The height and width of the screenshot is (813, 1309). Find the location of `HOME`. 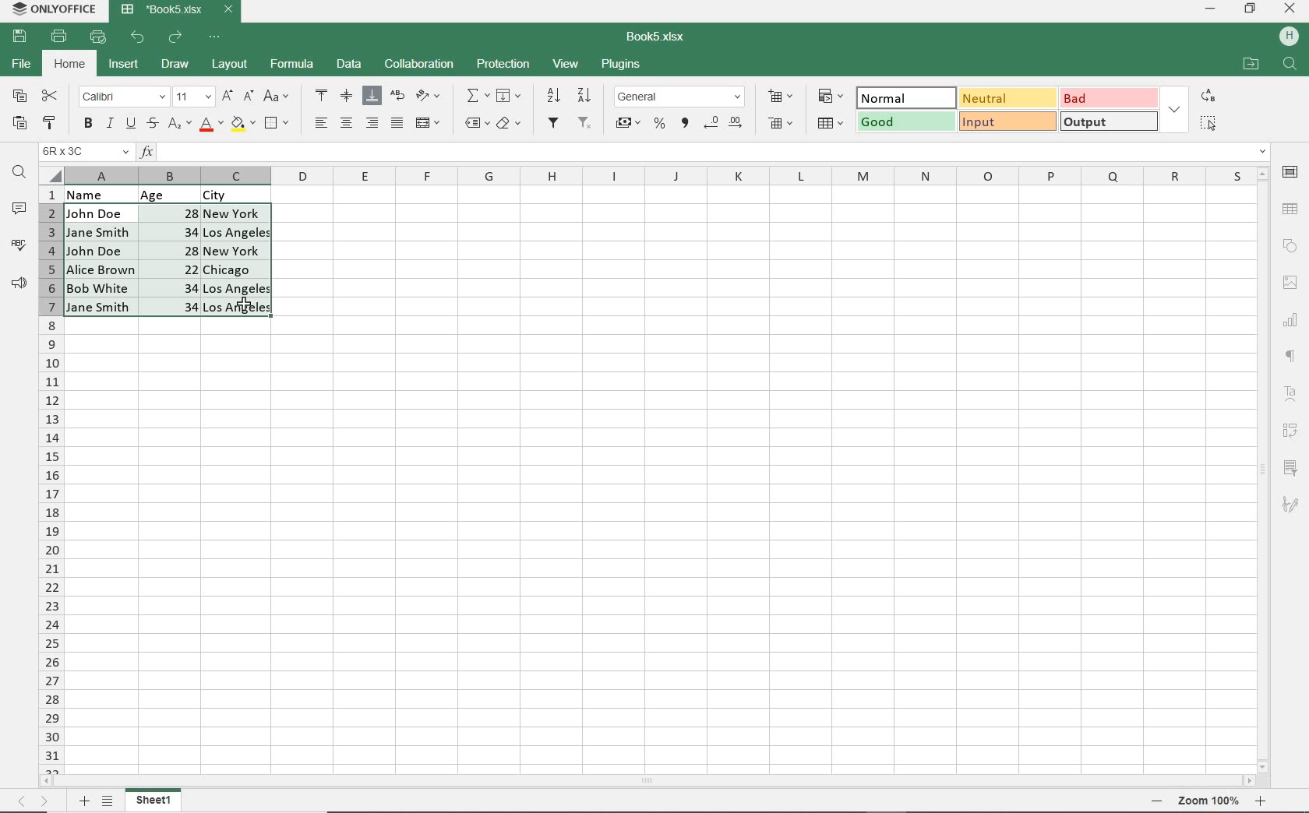

HOME is located at coordinates (71, 65).